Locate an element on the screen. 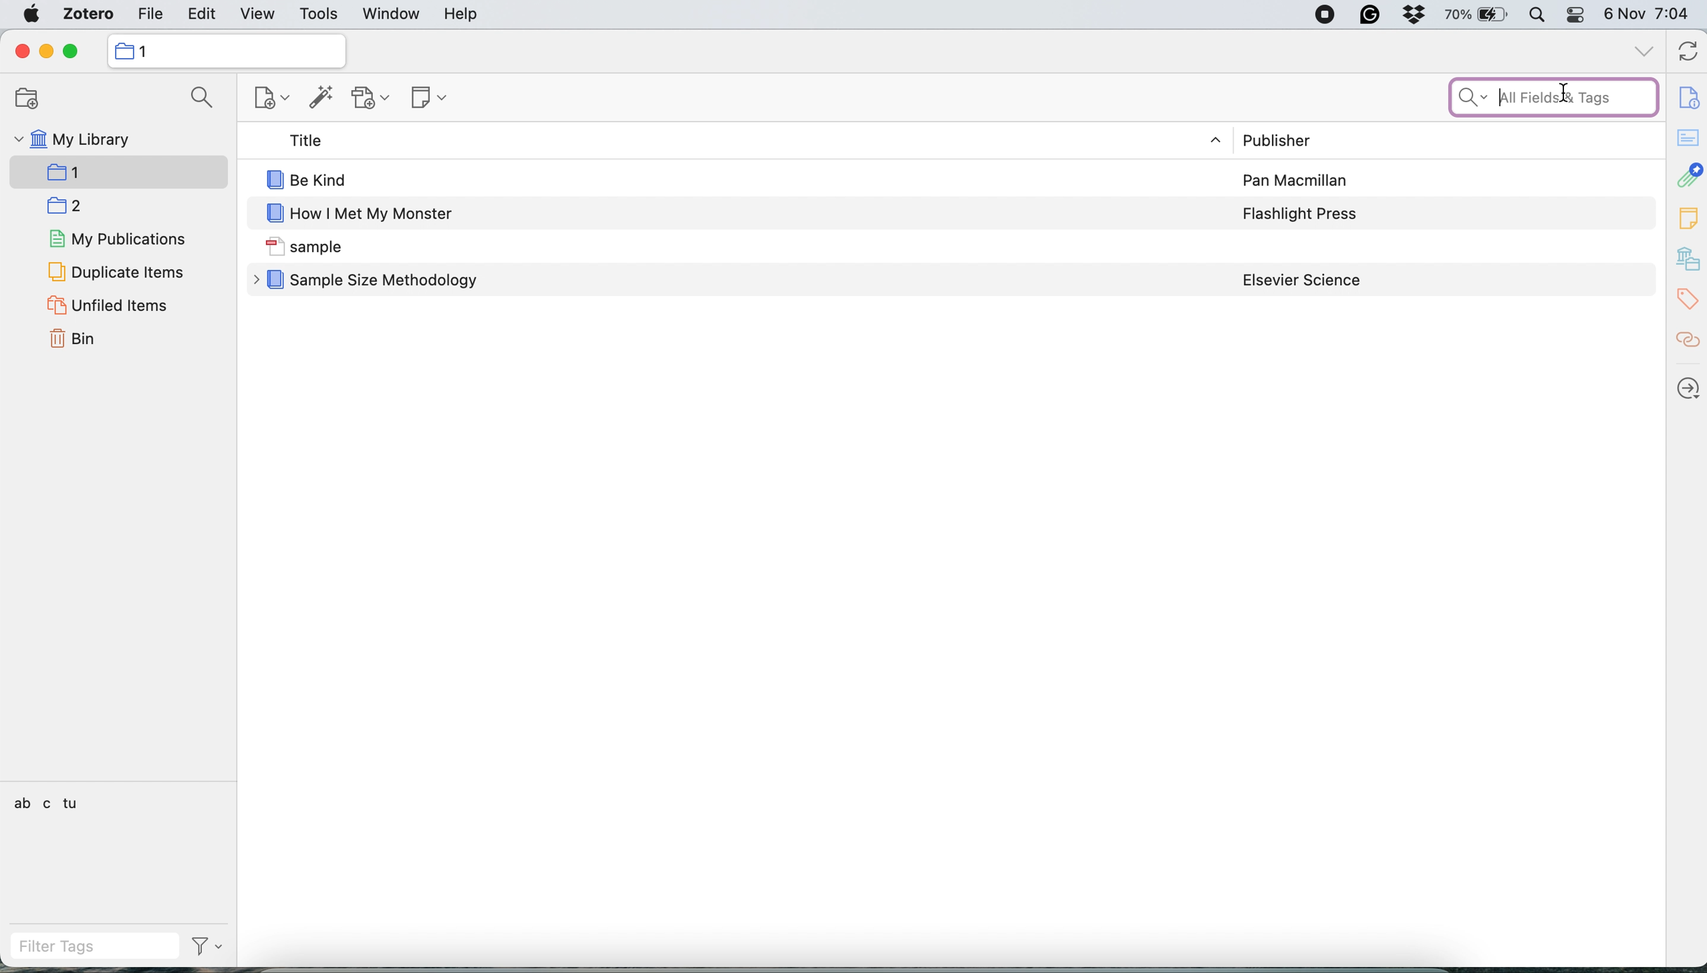 The width and height of the screenshot is (1707, 973). Be Kind is located at coordinates (325, 180).